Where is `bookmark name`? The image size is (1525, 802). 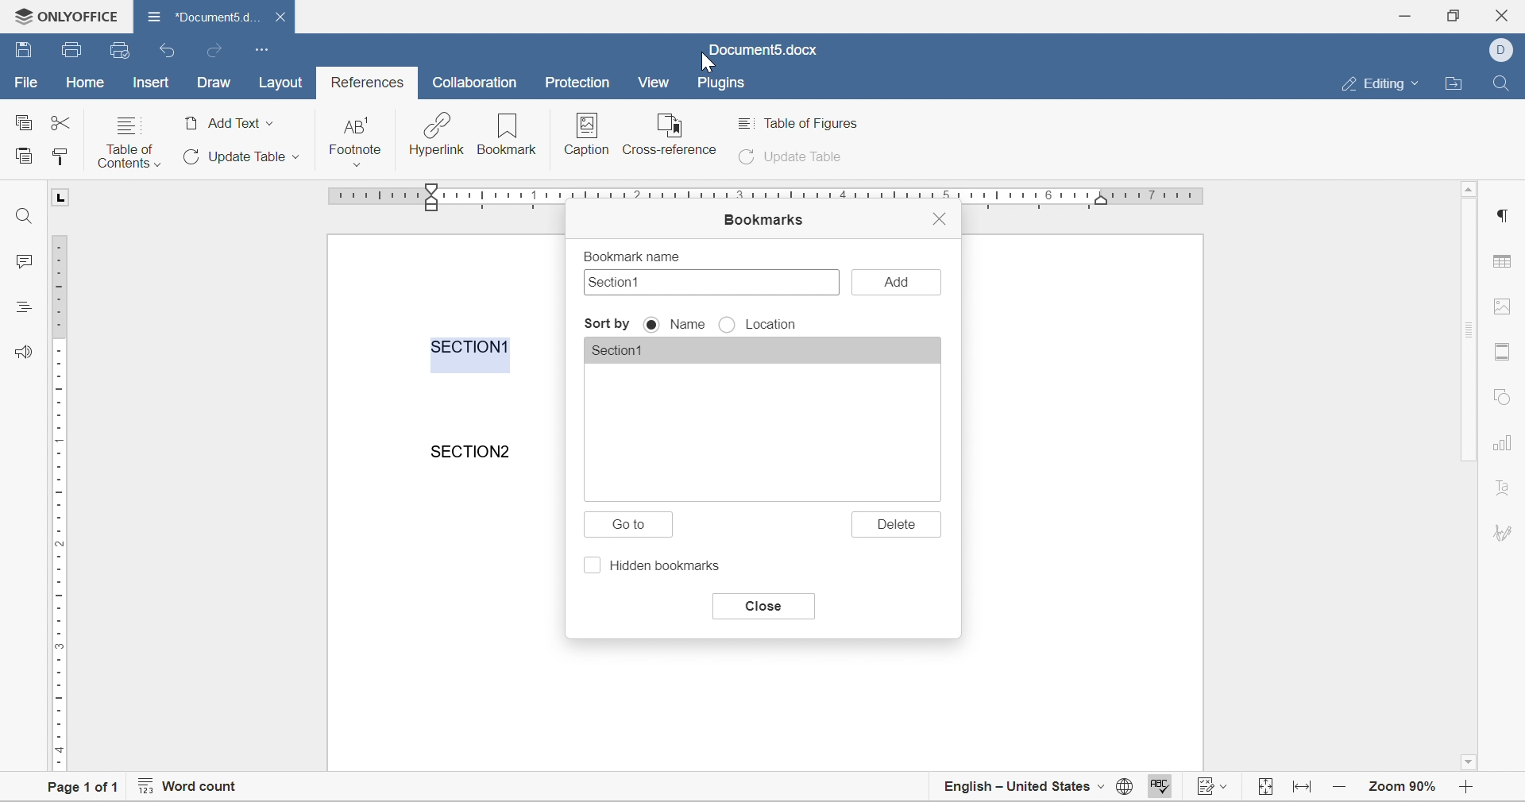
bookmark name is located at coordinates (630, 256).